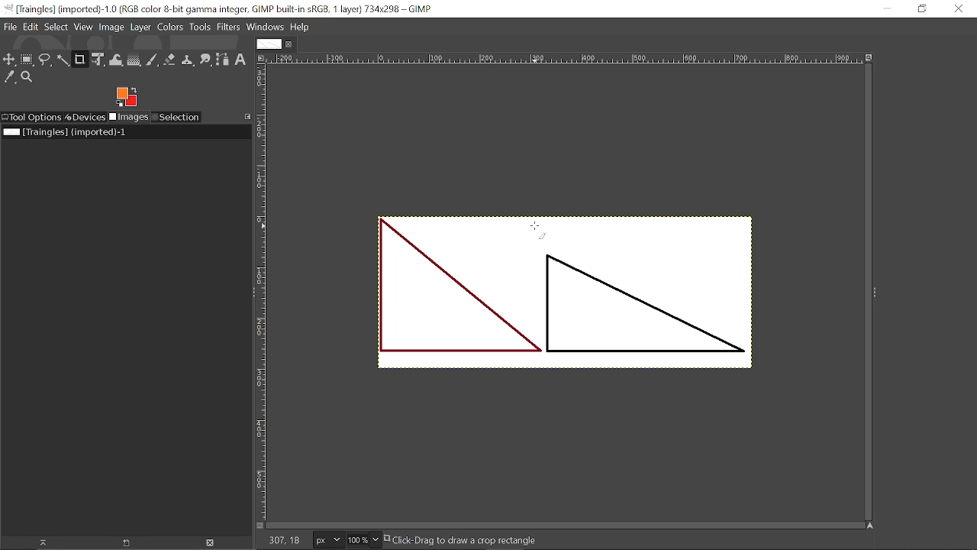 This screenshot has width=977, height=550. I want to click on Close current tab, so click(289, 44).